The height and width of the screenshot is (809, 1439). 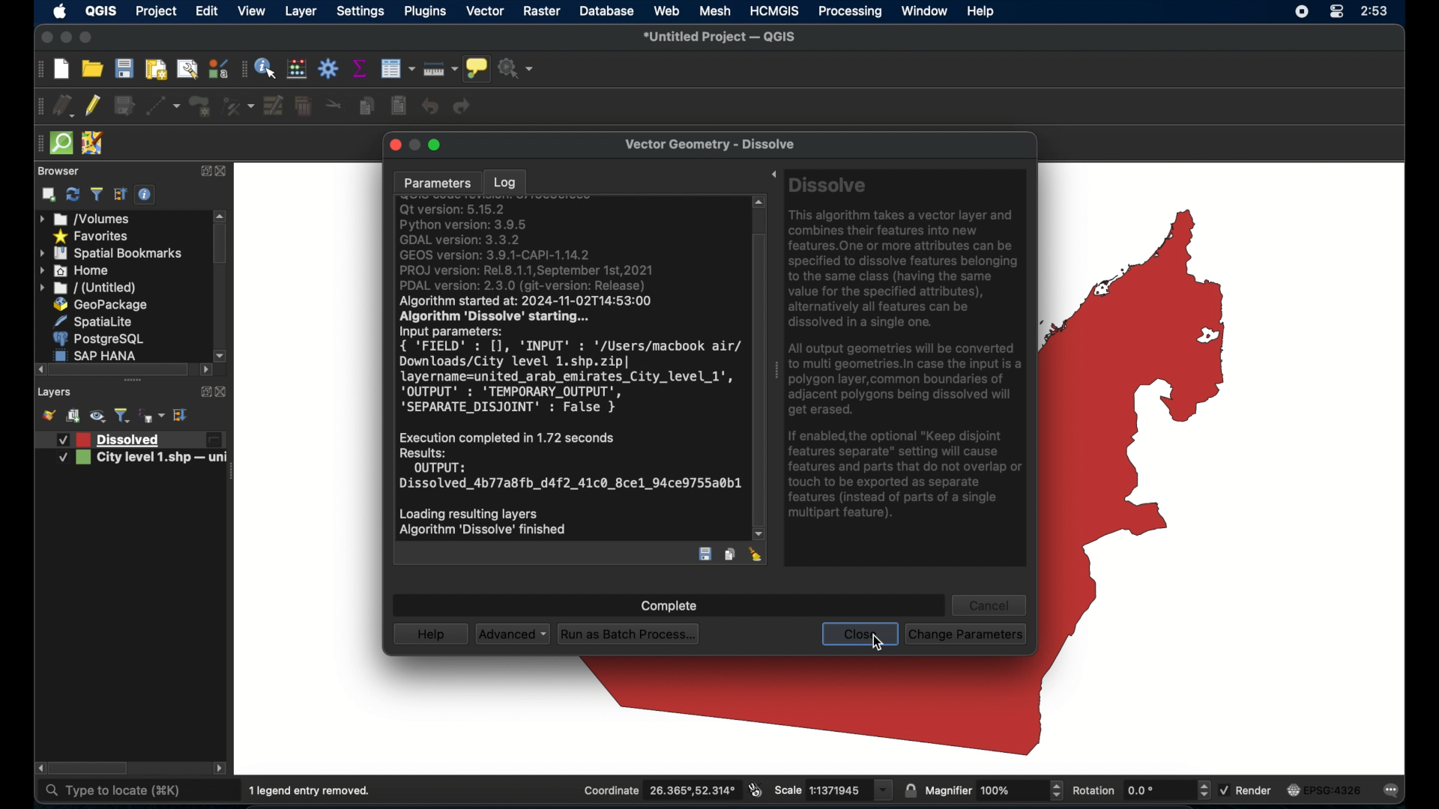 I want to click on open attribute table, so click(x=397, y=68).